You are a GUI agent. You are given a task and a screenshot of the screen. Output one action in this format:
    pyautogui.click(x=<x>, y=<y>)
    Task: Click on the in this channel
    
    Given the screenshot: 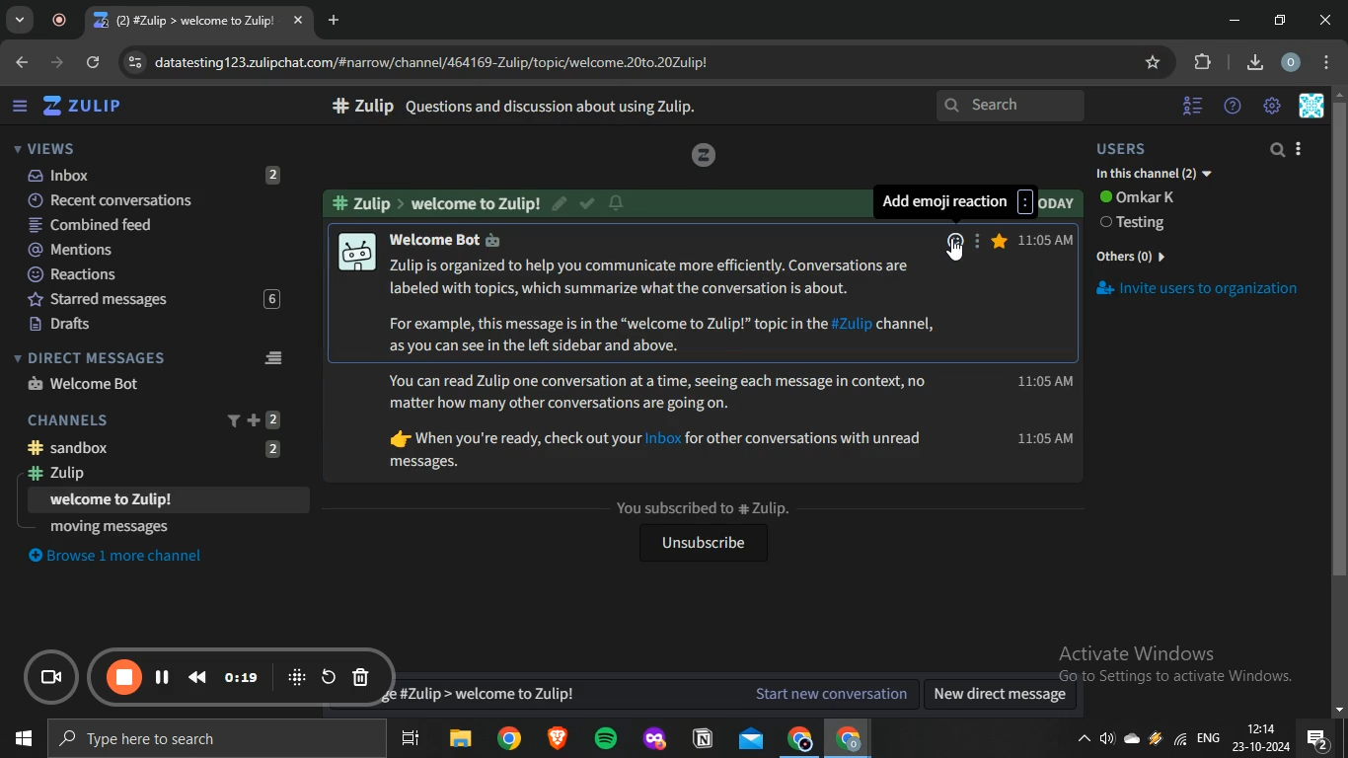 What is the action you would take?
    pyautogui.click(x=1155, y=175)
    